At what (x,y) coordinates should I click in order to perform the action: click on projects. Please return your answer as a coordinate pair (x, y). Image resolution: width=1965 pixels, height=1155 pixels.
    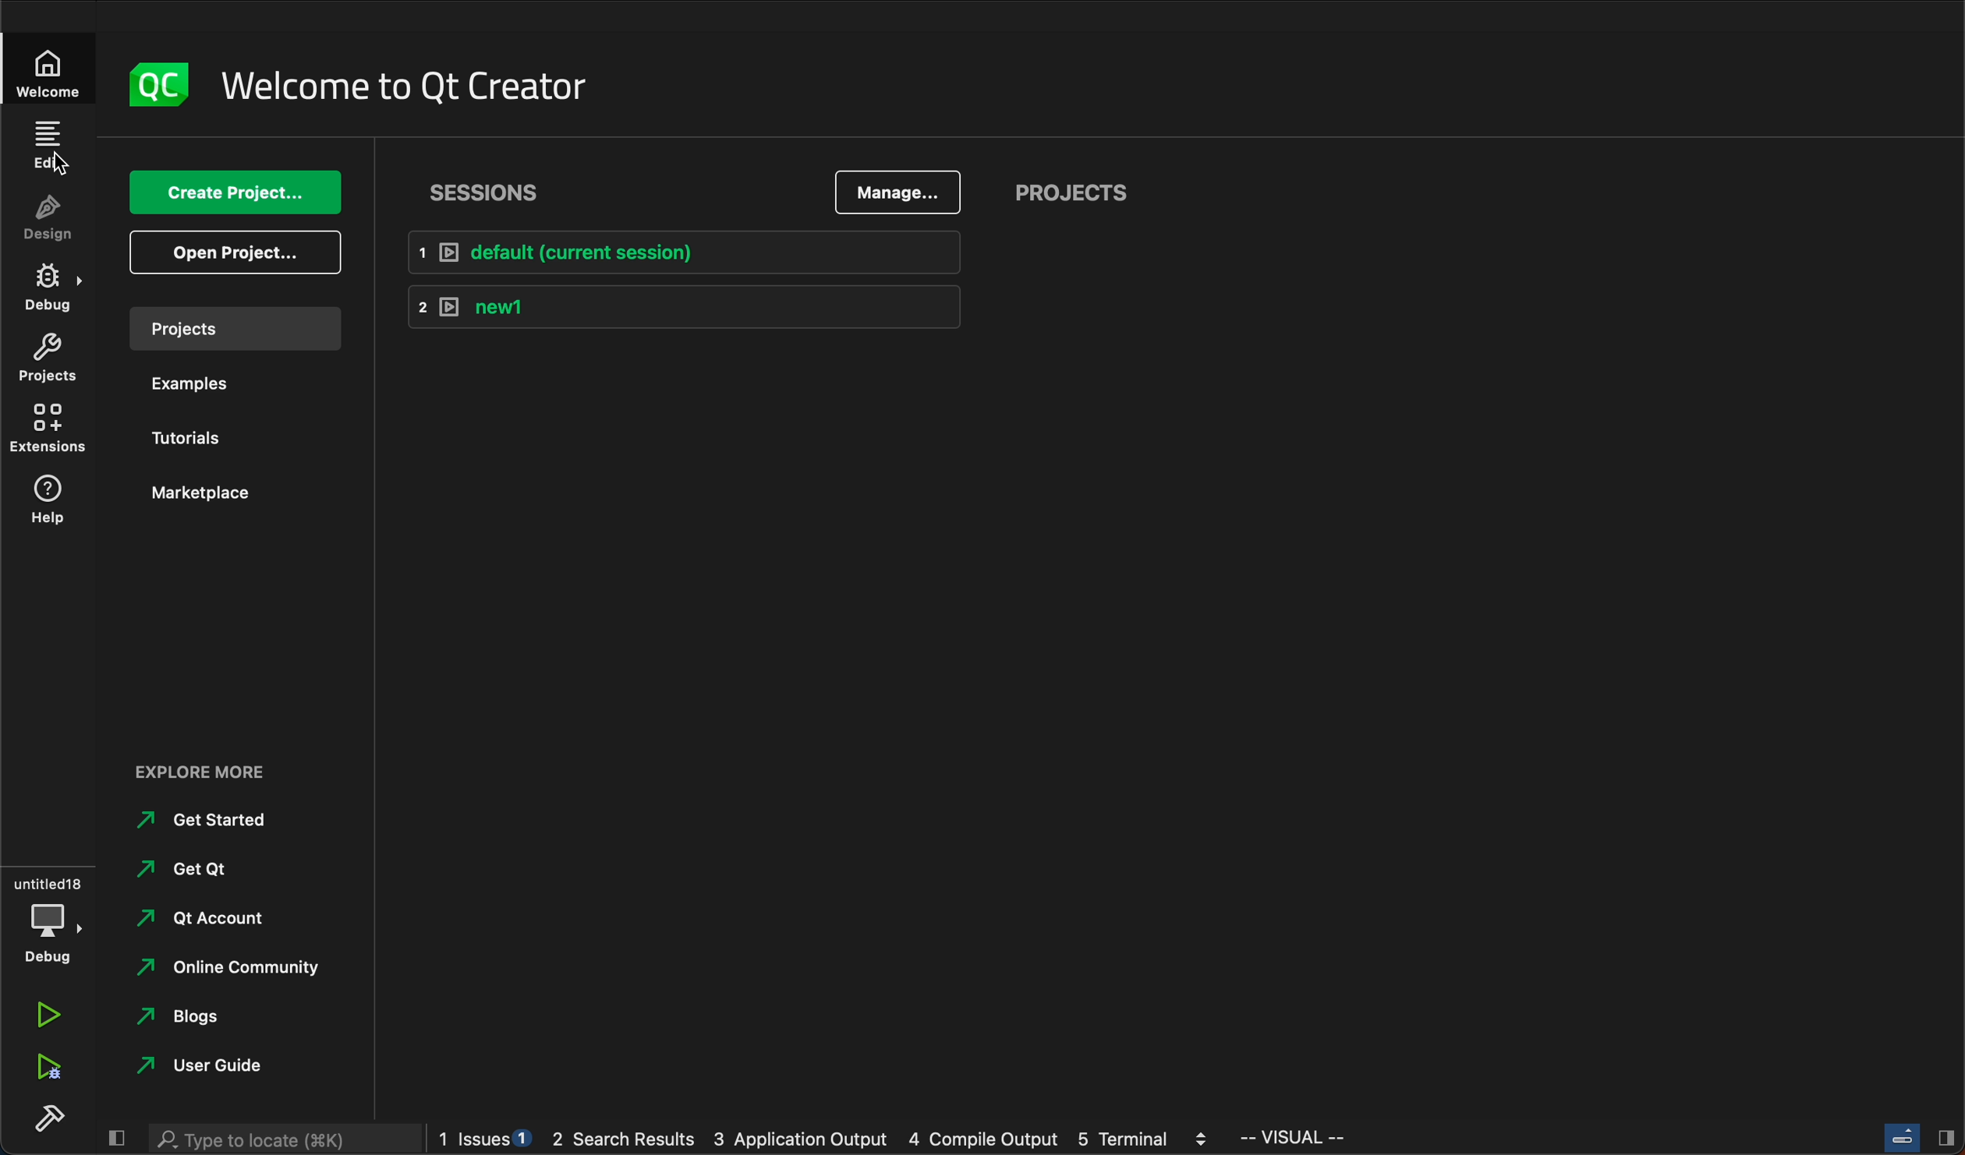
    Looking at the image, I should click on (1095, 195).